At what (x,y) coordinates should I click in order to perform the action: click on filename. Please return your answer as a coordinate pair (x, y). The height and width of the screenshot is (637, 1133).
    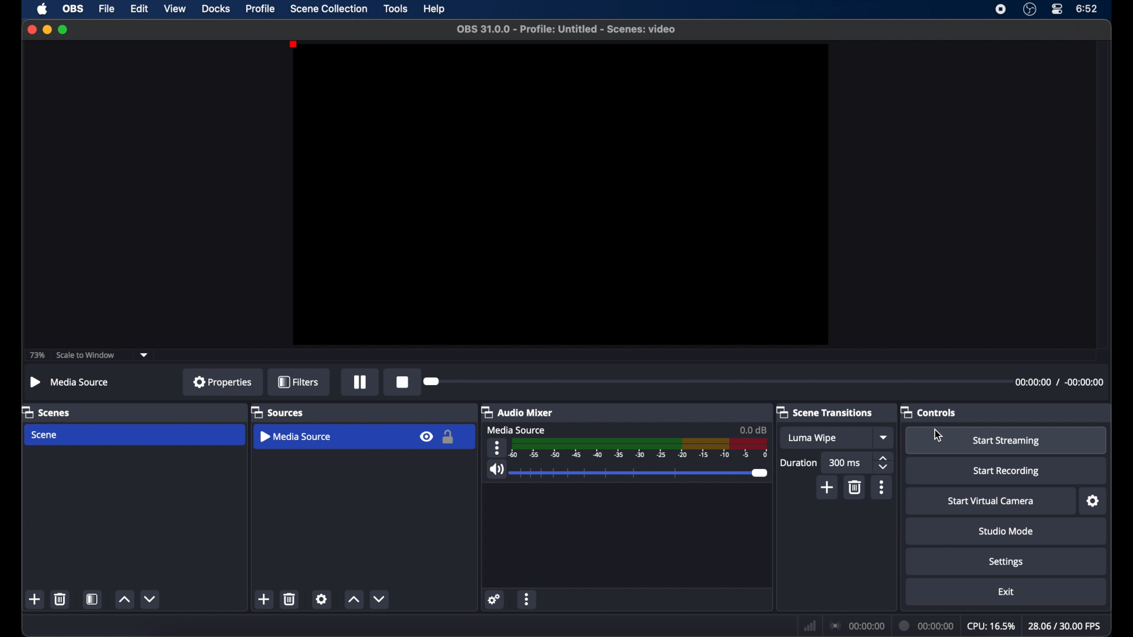
    Looking at the image, I should click on (566, 29).